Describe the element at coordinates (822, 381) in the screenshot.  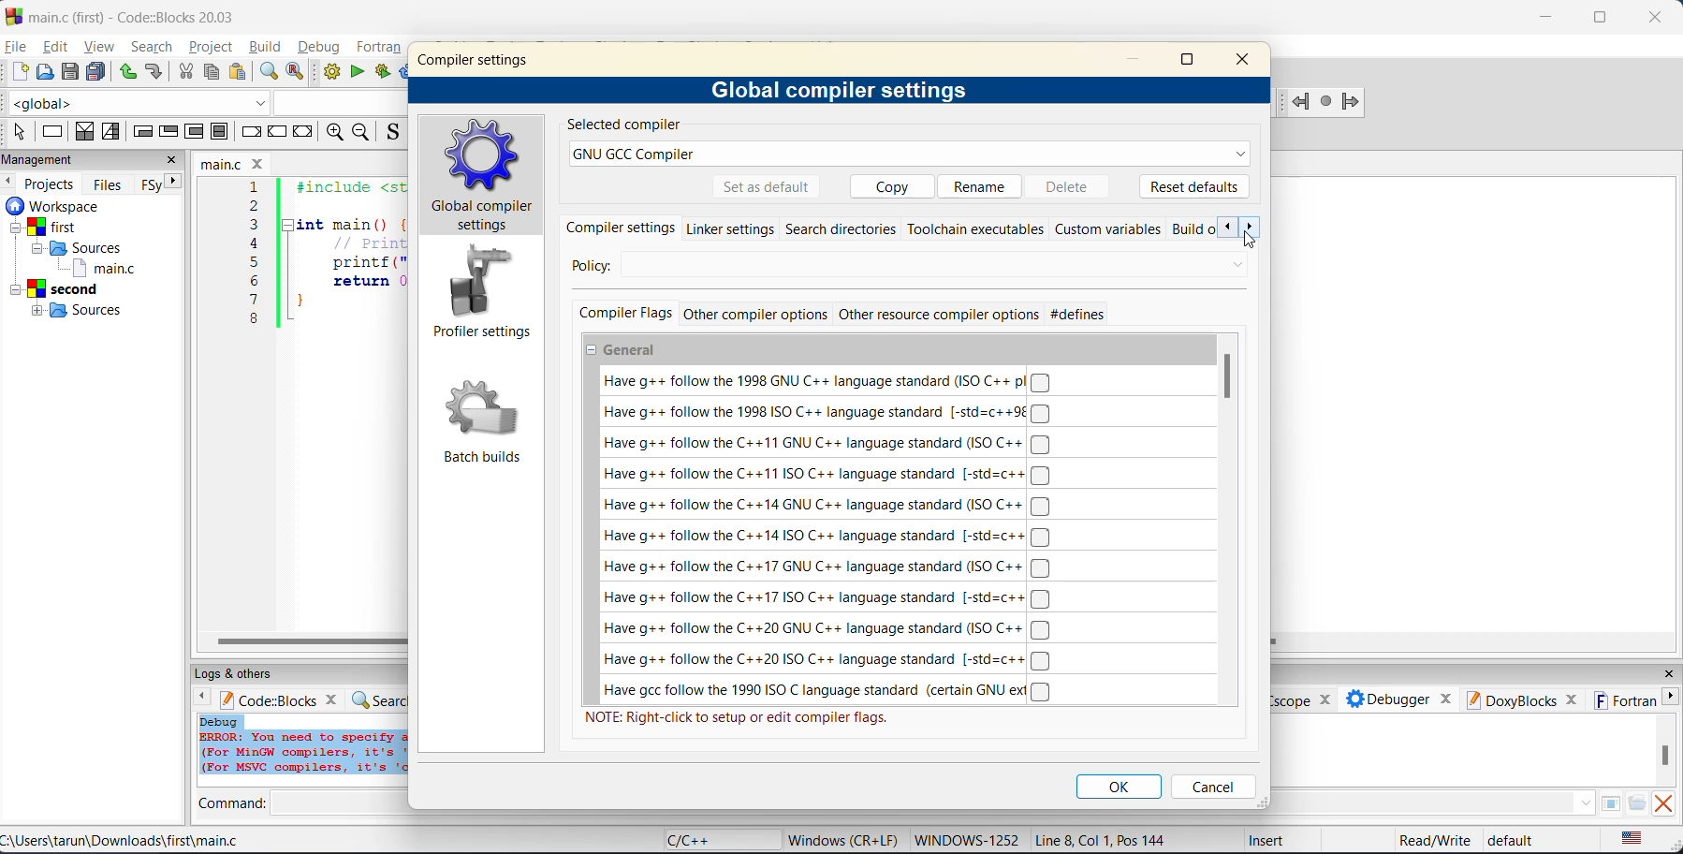
I see `Have g++ follow the 1998 GNU C++ language standard (150 C++ pi` at that location.